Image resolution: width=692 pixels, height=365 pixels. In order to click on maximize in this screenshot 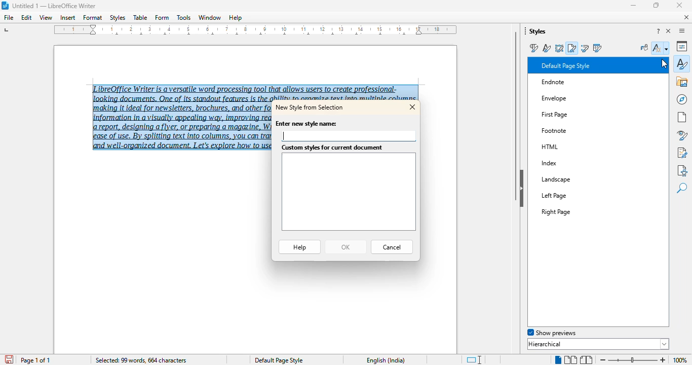, I will do `click(656, 5)`.